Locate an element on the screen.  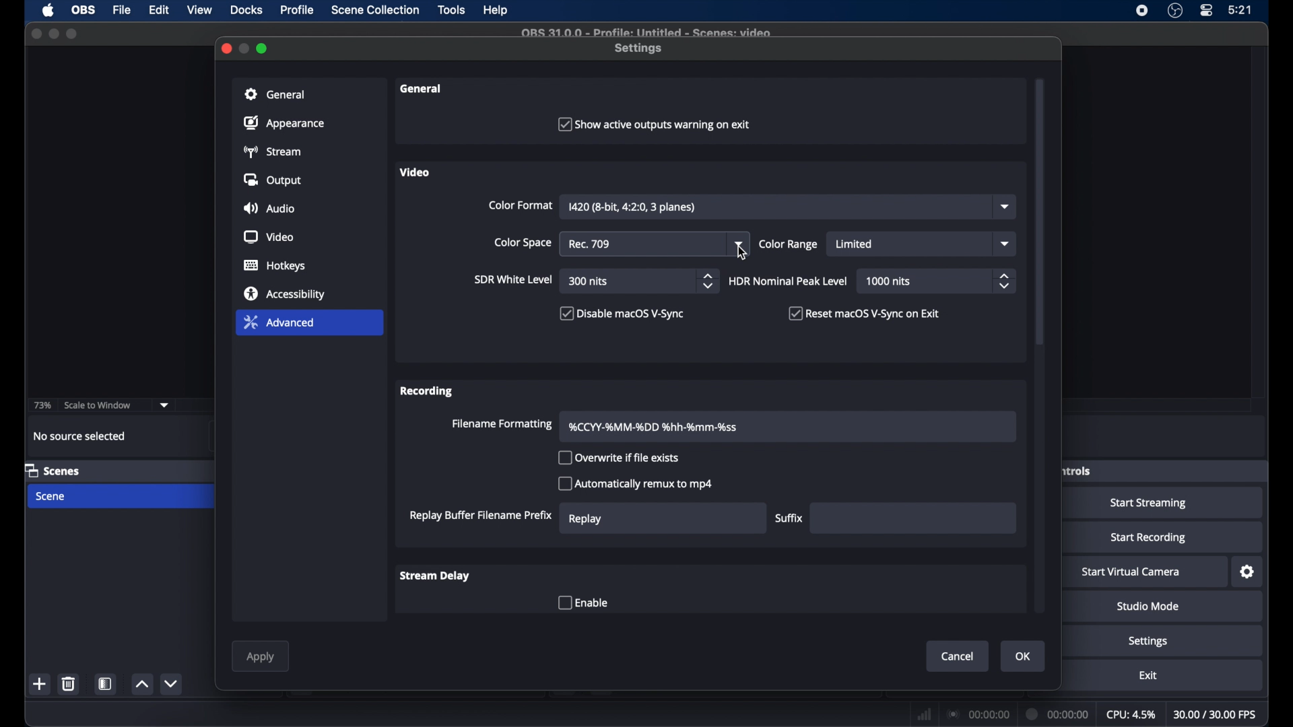
automatically remux to mp4 is located at coordinates (636, 483).